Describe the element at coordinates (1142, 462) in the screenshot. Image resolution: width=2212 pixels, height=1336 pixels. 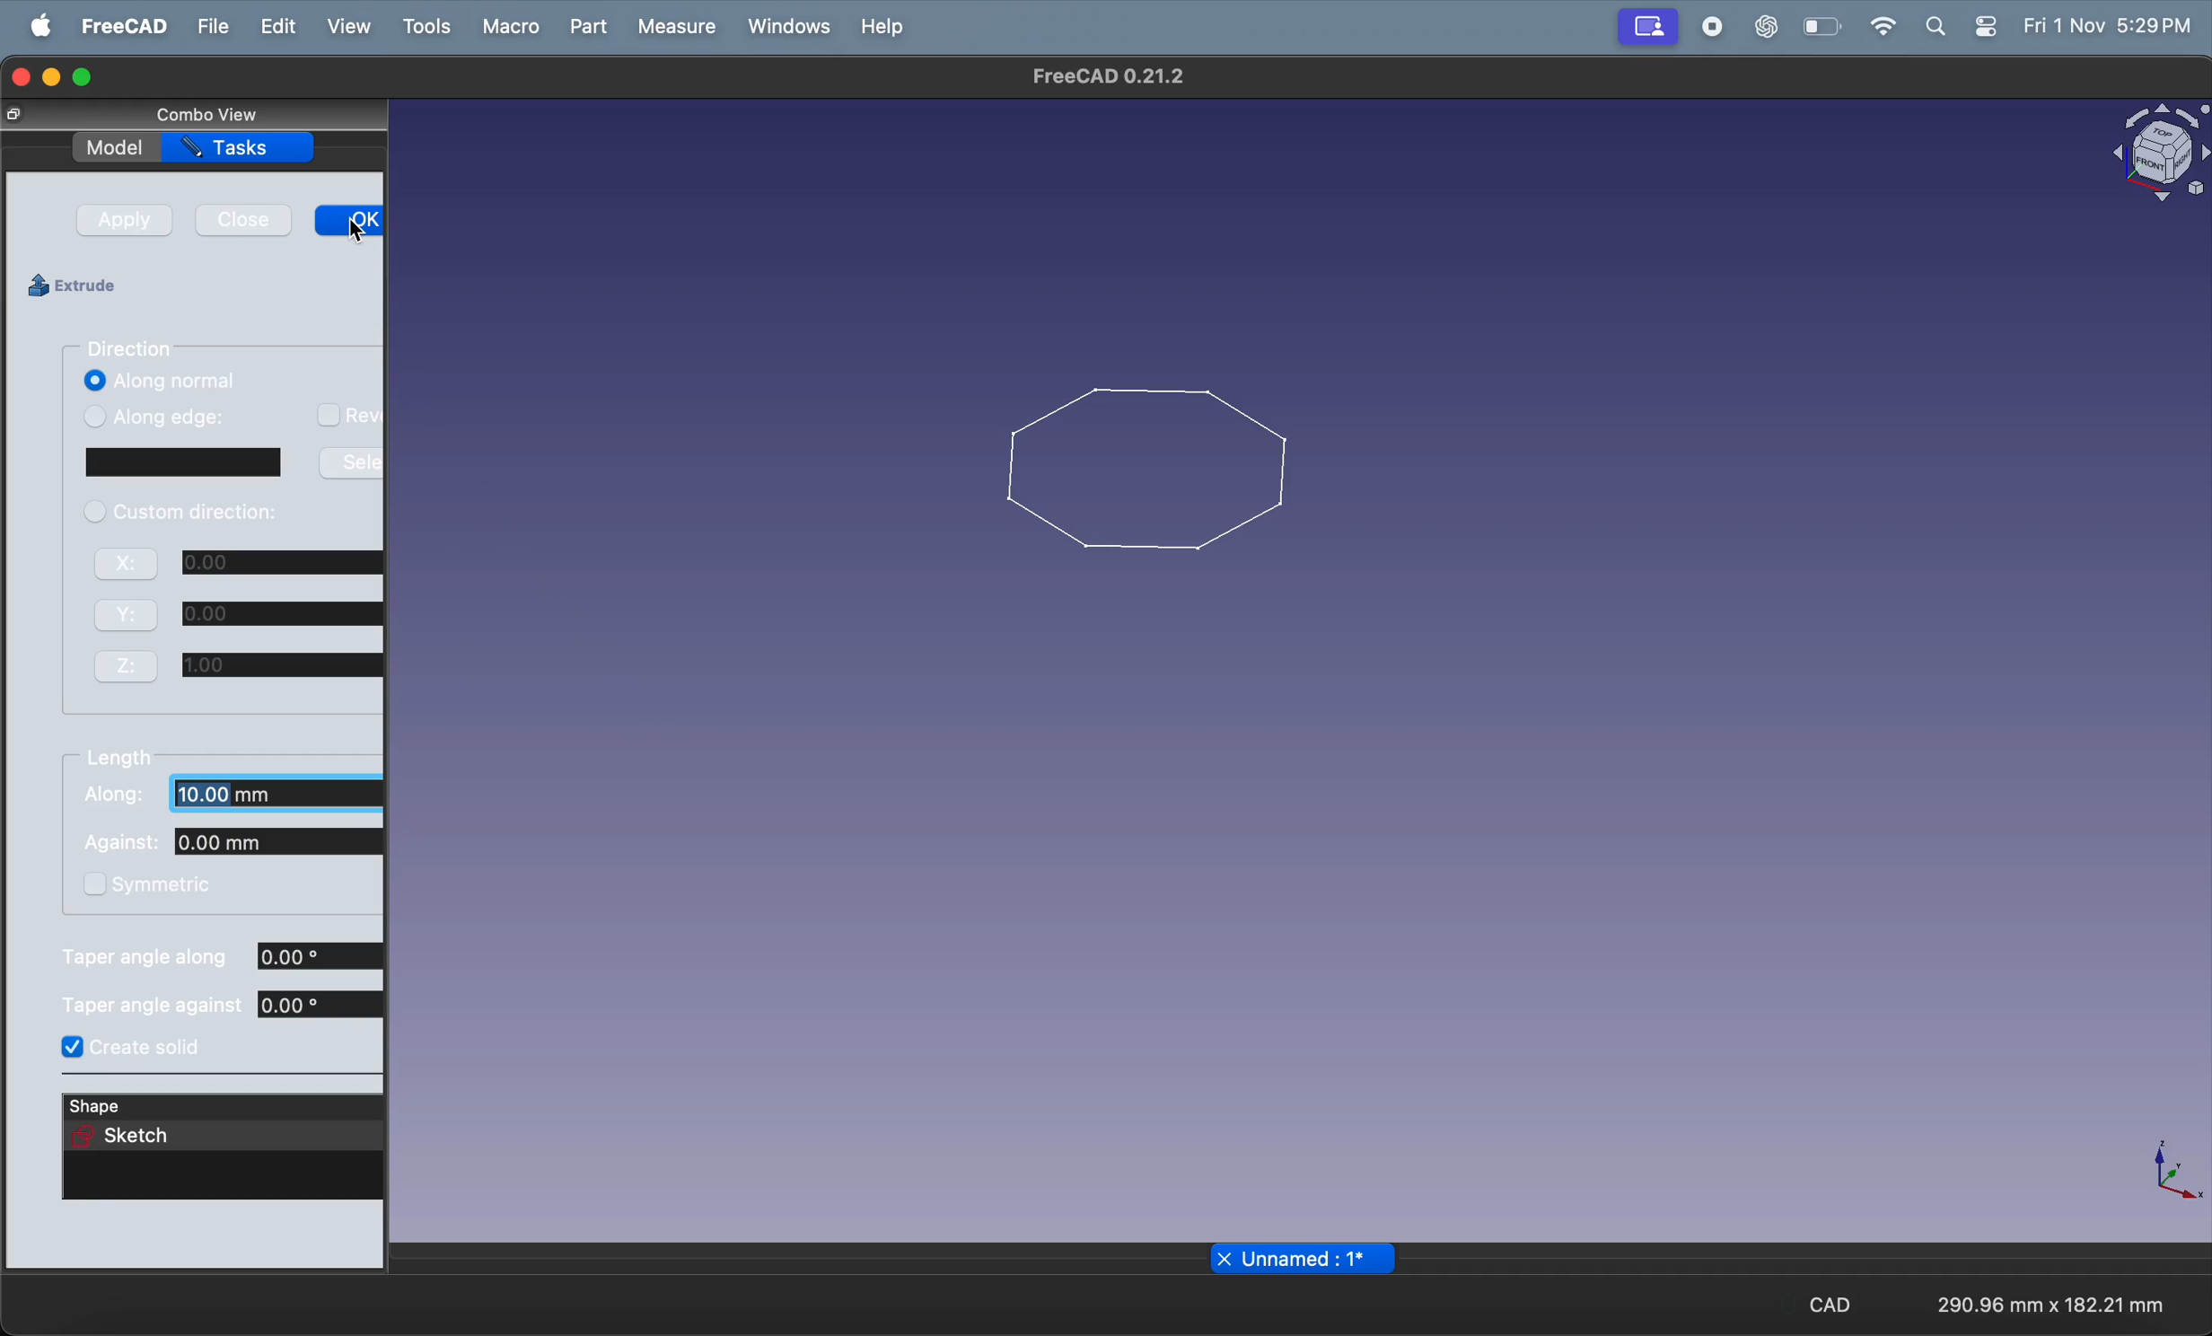
I see `2d polygon` at that location.